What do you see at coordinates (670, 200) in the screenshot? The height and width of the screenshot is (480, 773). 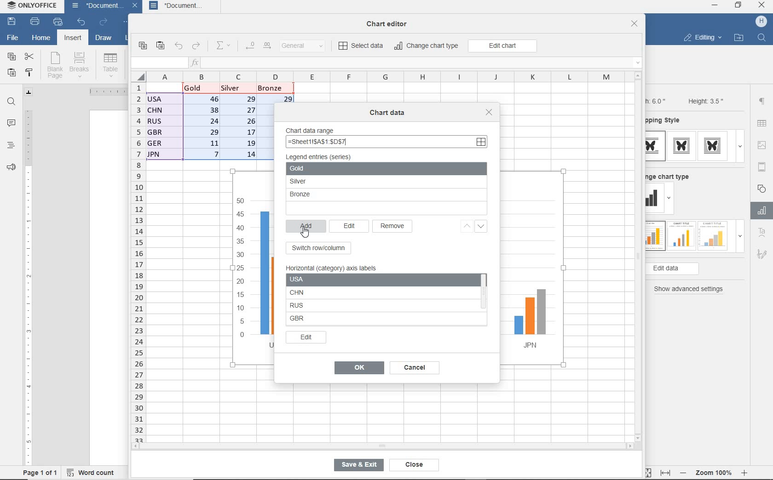 I see `dropdown` at bounding box center [670, 200].